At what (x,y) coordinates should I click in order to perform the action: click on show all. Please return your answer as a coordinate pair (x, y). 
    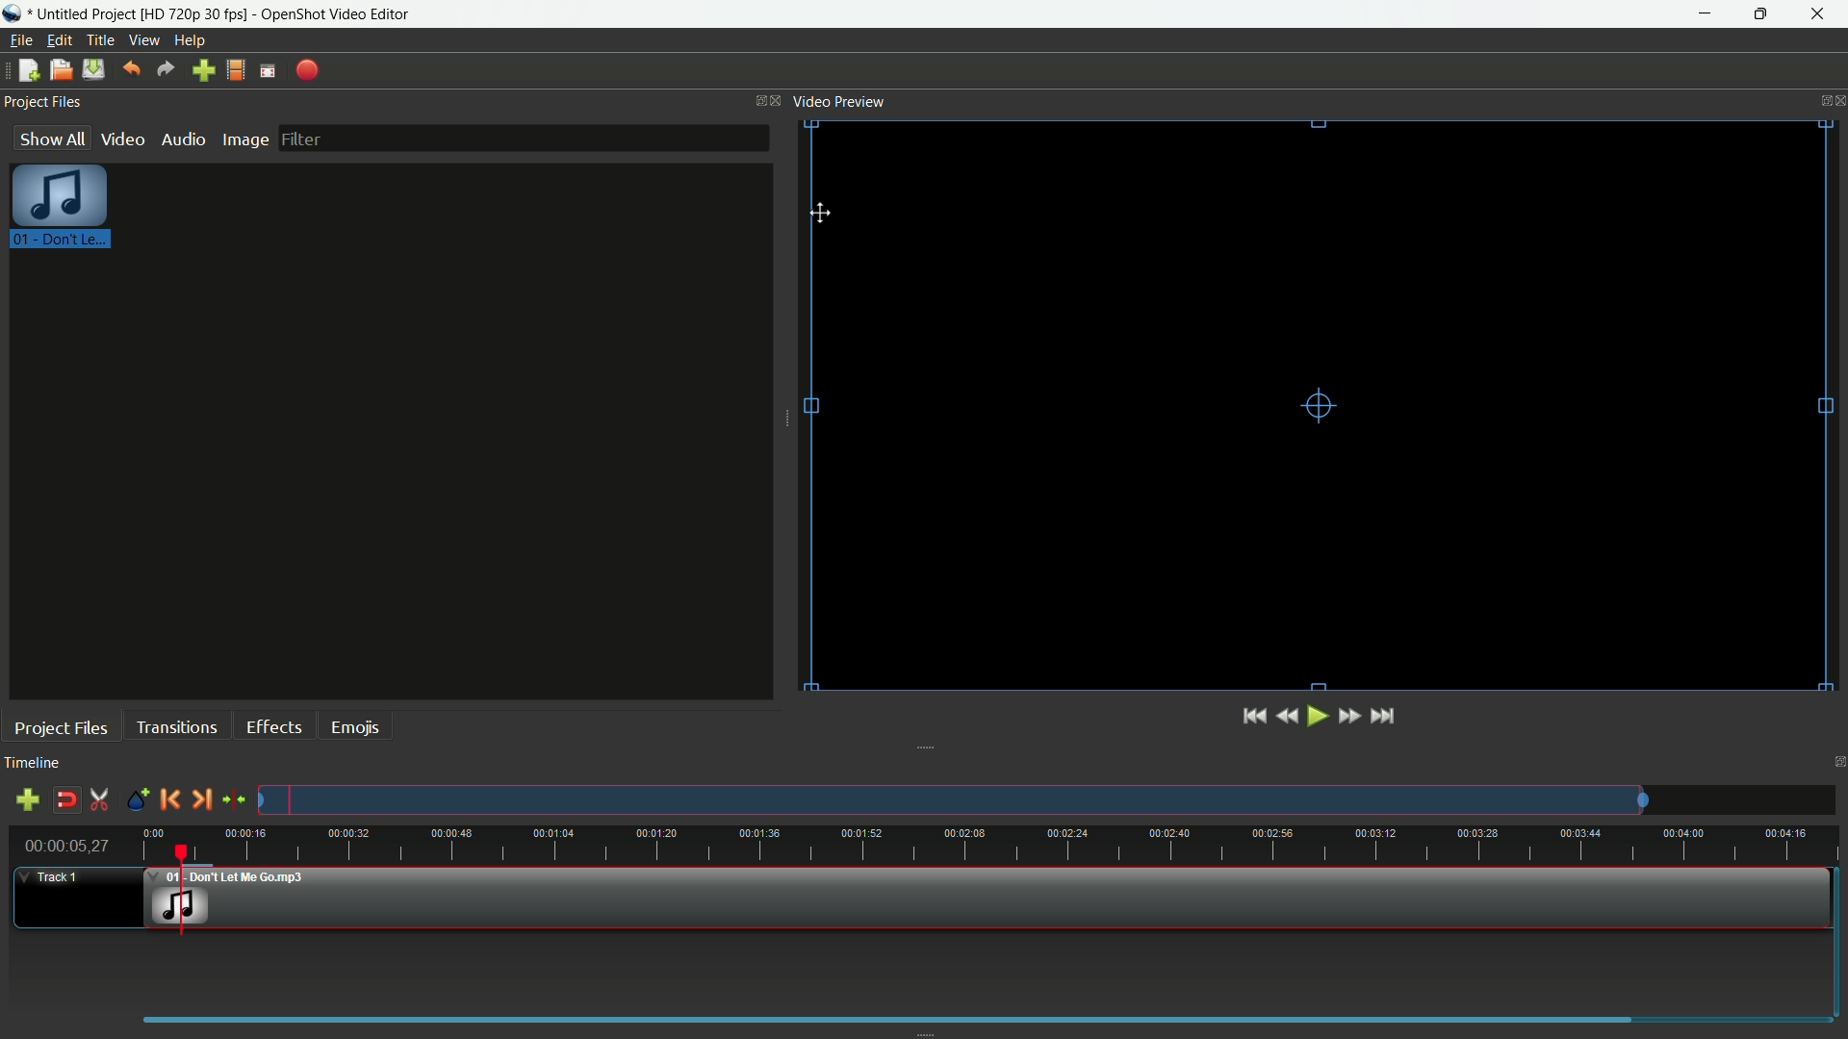
    Looking at the image, I should click on (51, 138).